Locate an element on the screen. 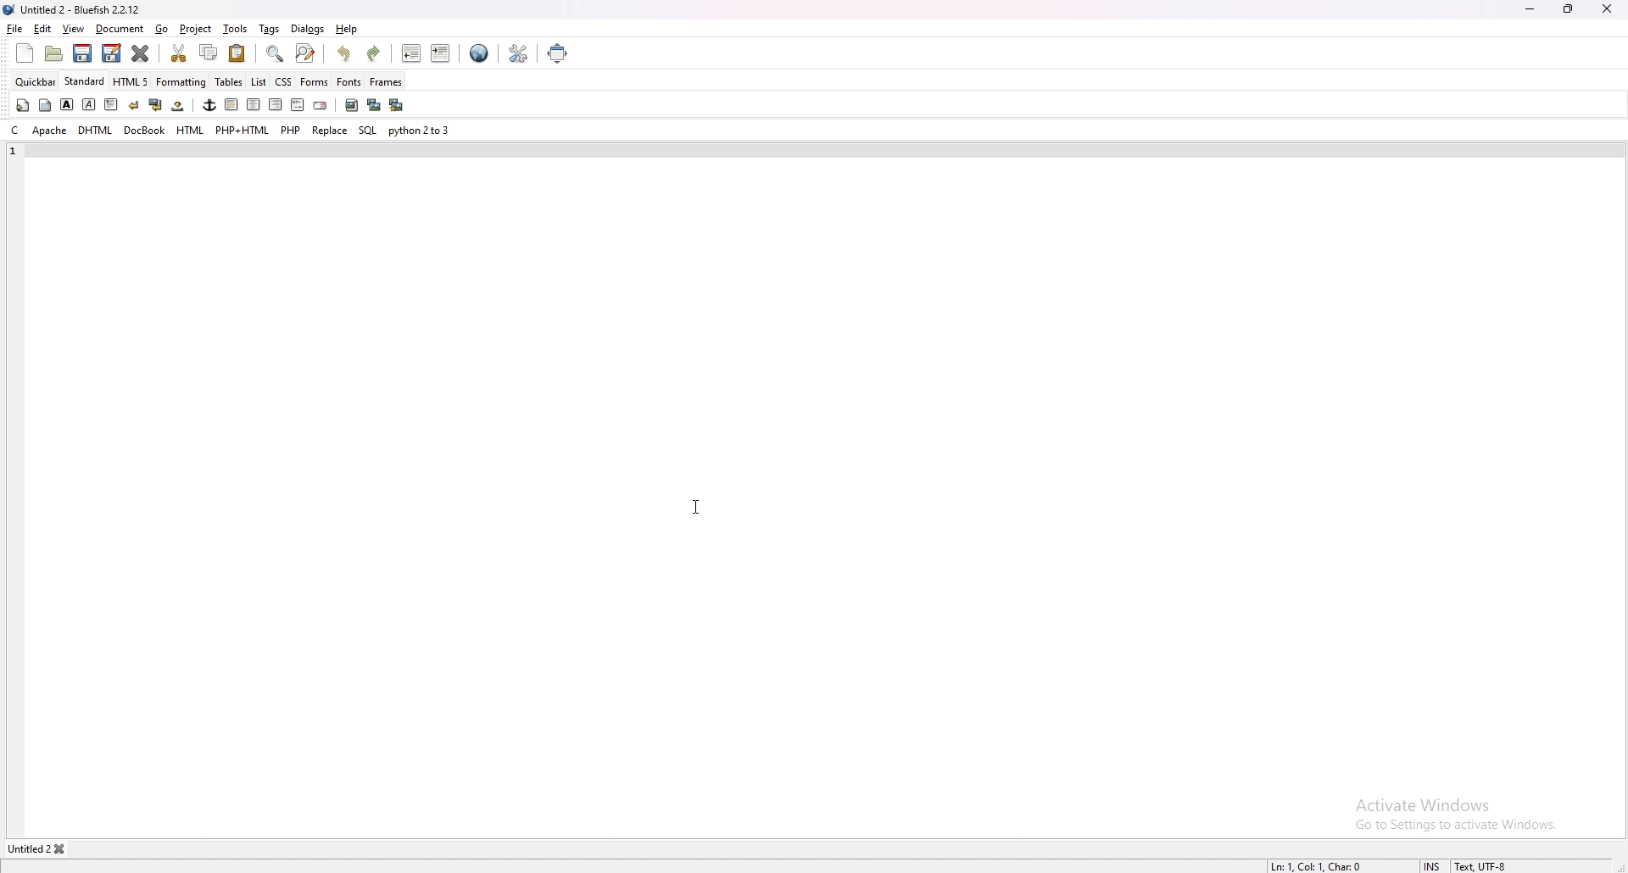  dhtml is located at coordinates (96, 131).